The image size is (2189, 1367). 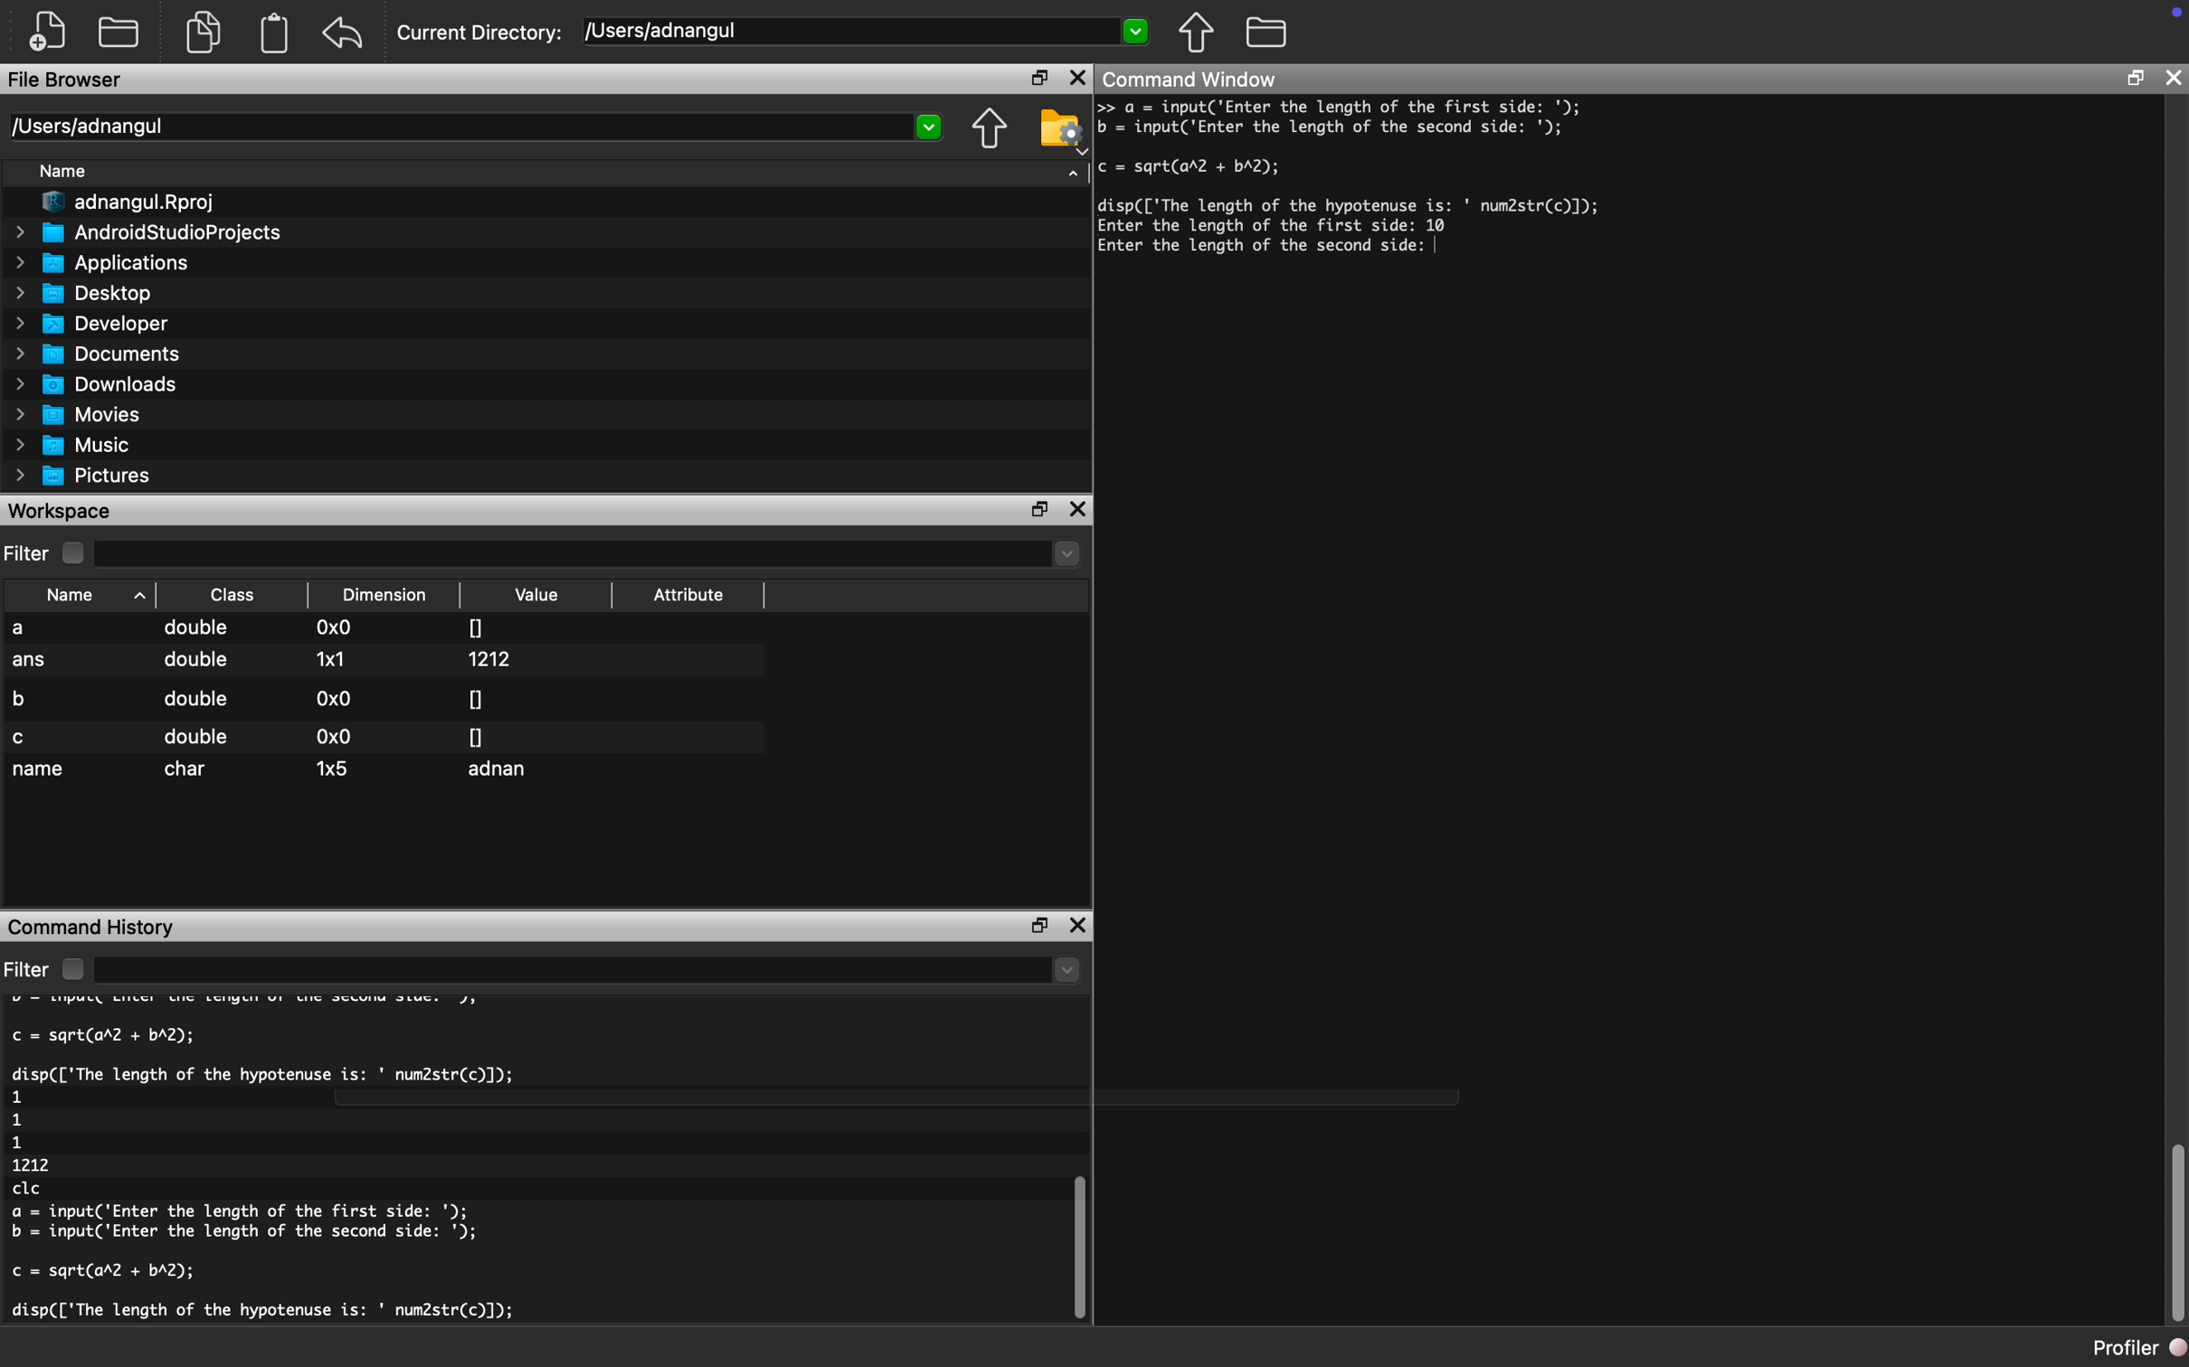 What do you see at coordinates (1082, 510) in the screenshot?
I see `close` at bounding box center [1082, 510].